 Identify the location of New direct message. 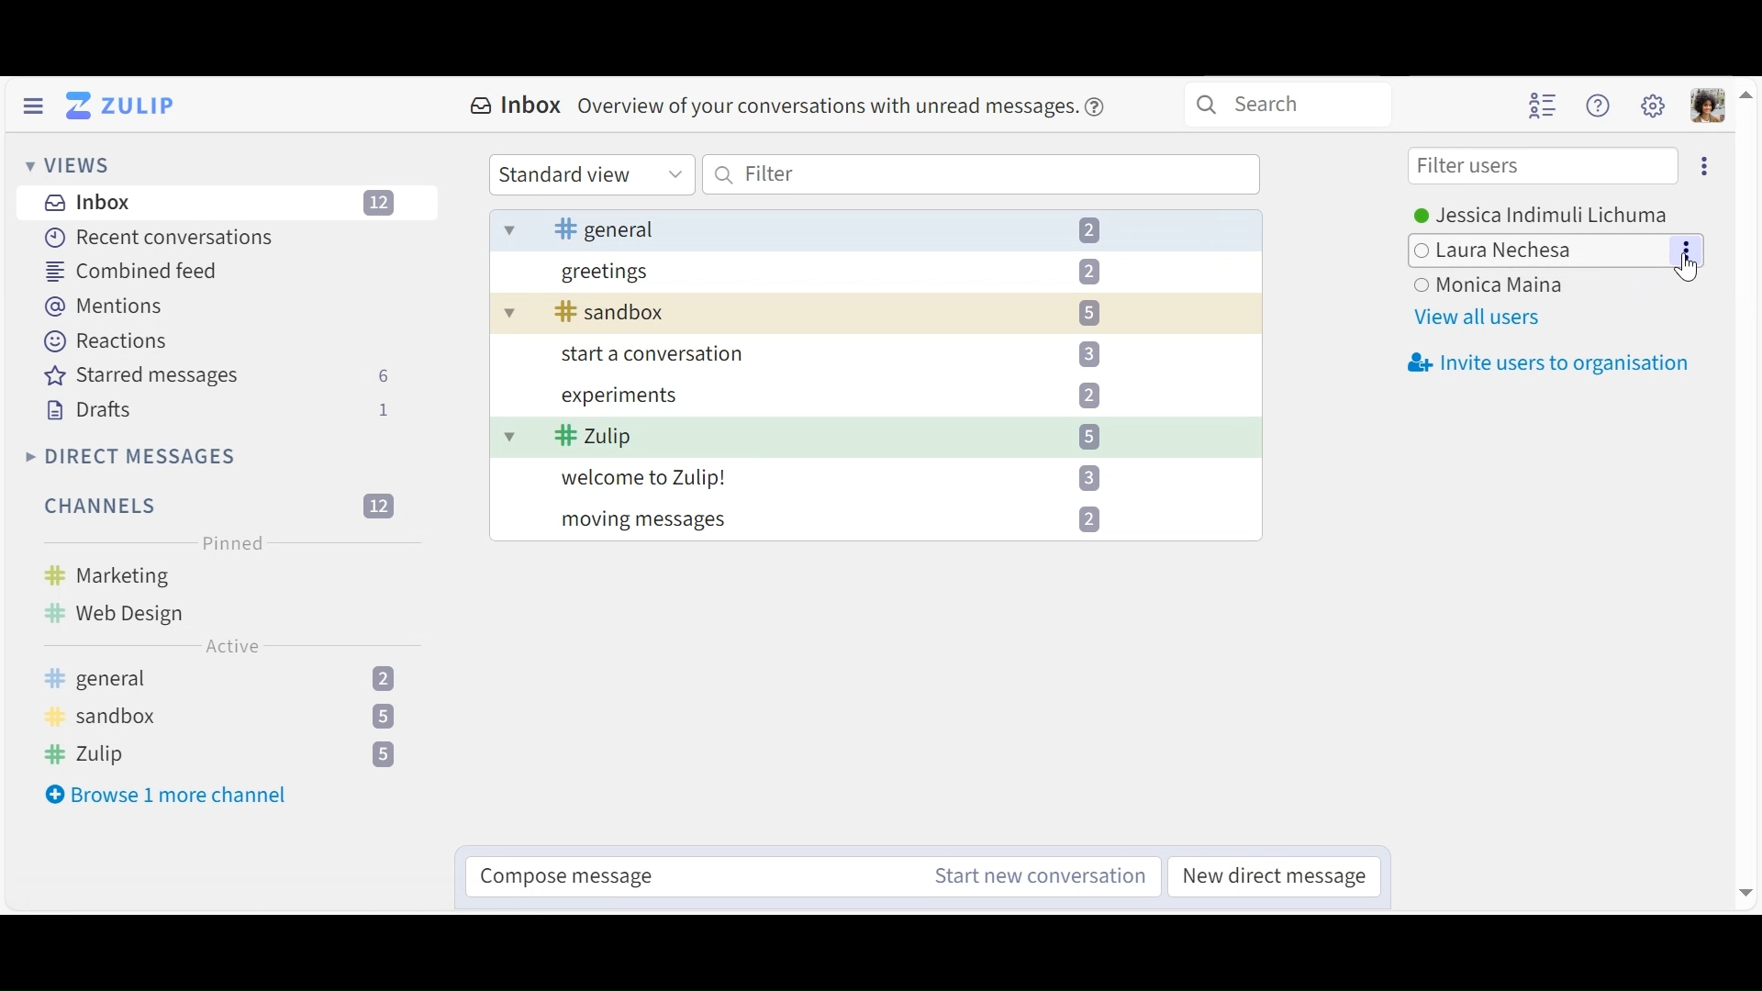
(1274, 875).